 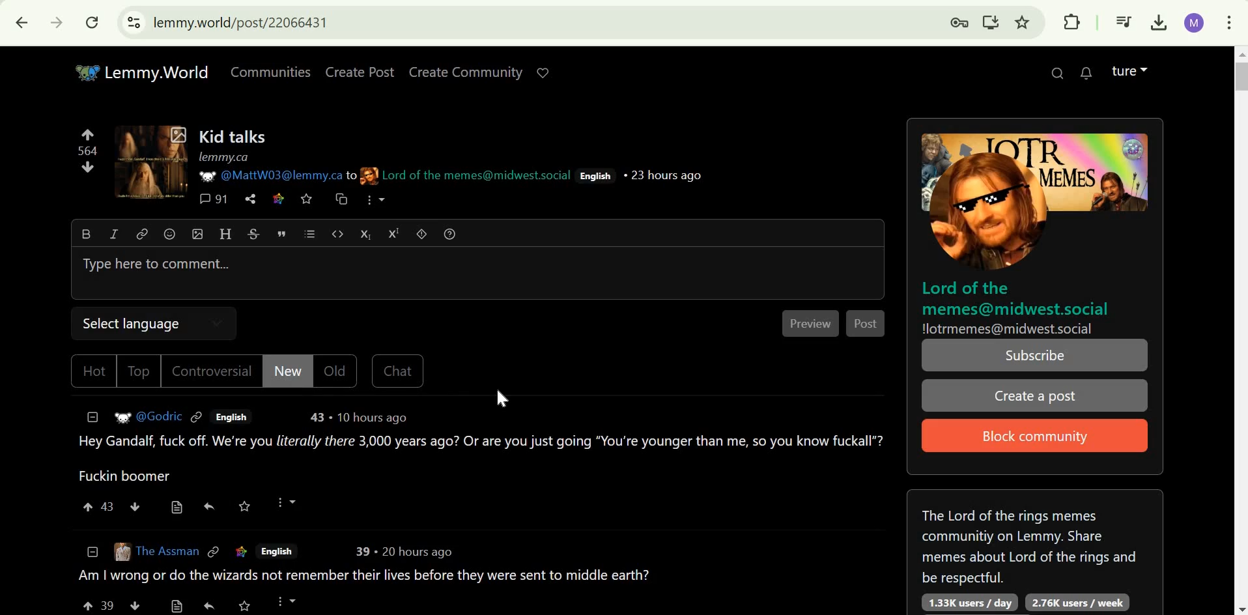 I want to click on support lemmy, so click(x=542, y=72).